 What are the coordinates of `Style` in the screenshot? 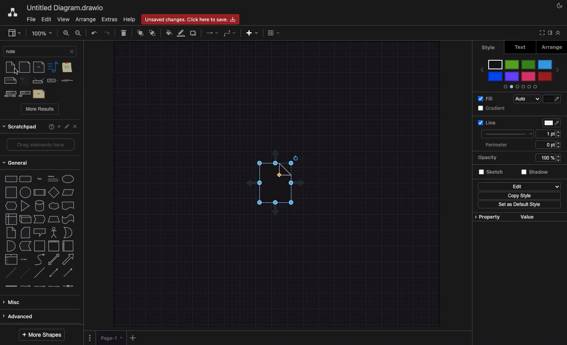 It's located at (489, 48).